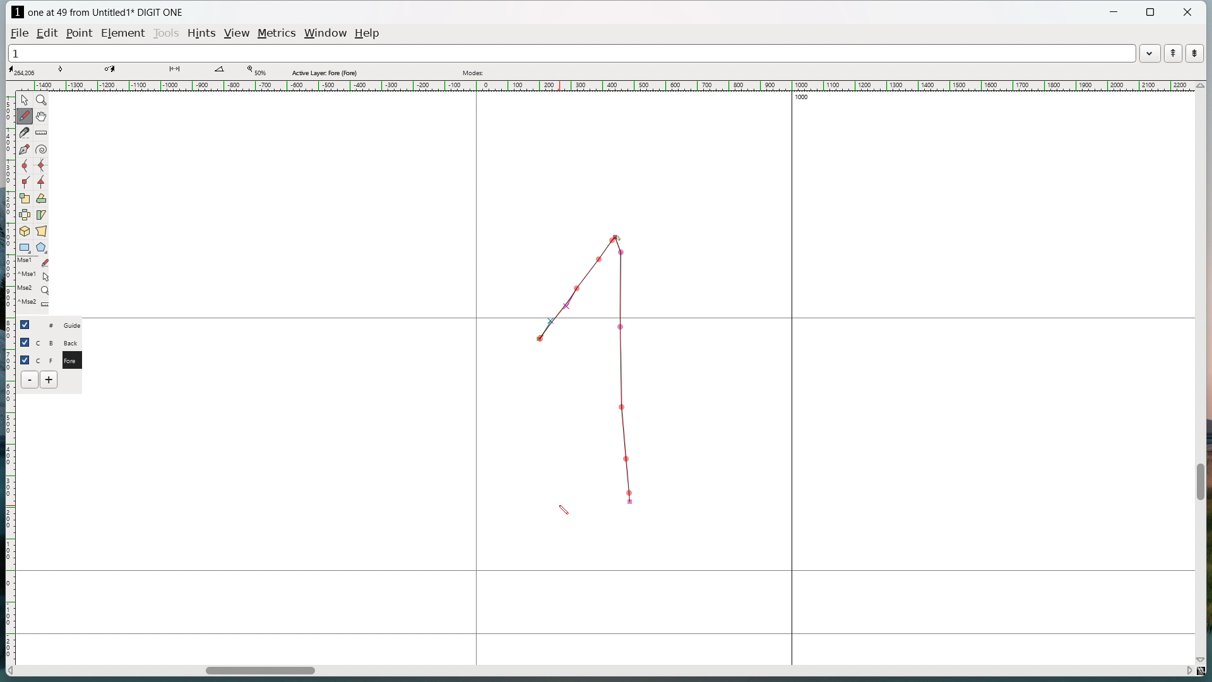 Image resolution: width=1212 pixels, height=682 pixels. What do you see at coordinates (256, 71) in the screenshot?
I see `Zoom level ` at bounding box center [256, 71].